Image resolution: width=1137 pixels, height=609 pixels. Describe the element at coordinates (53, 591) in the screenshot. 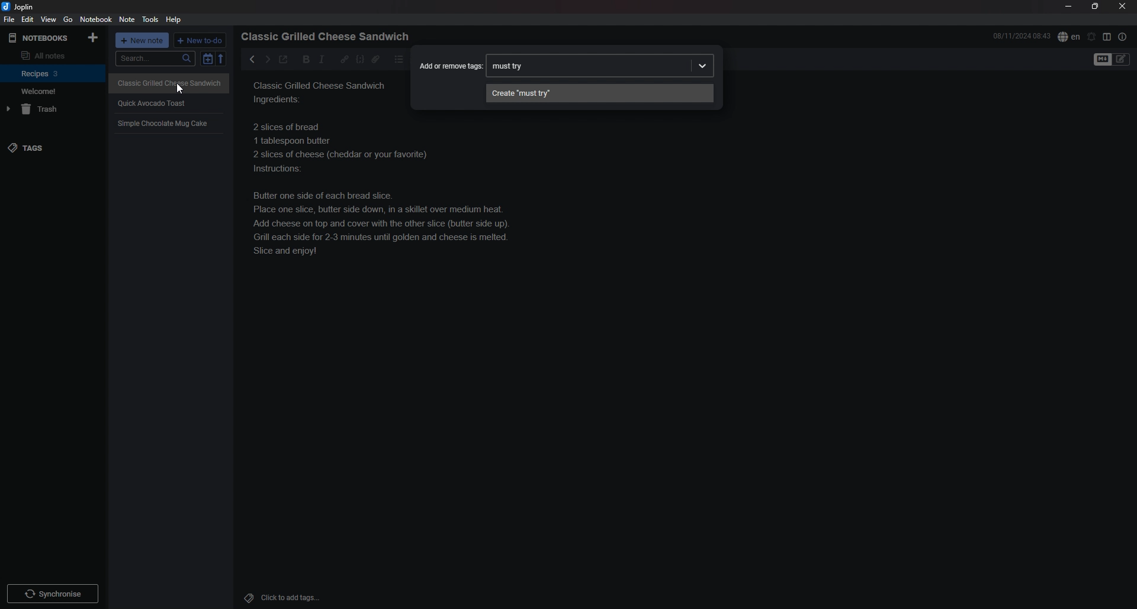

I see `` at that location.